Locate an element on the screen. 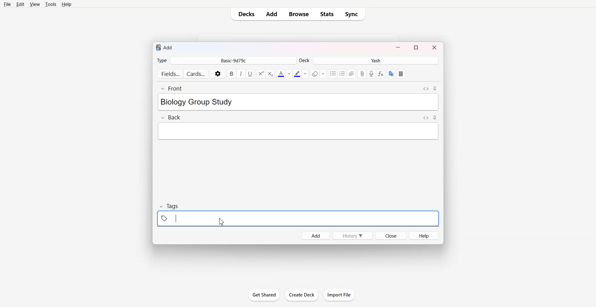 Image resolution: width=596 pixels, height=307 pixels. Add is located at coordinates (315, 236).